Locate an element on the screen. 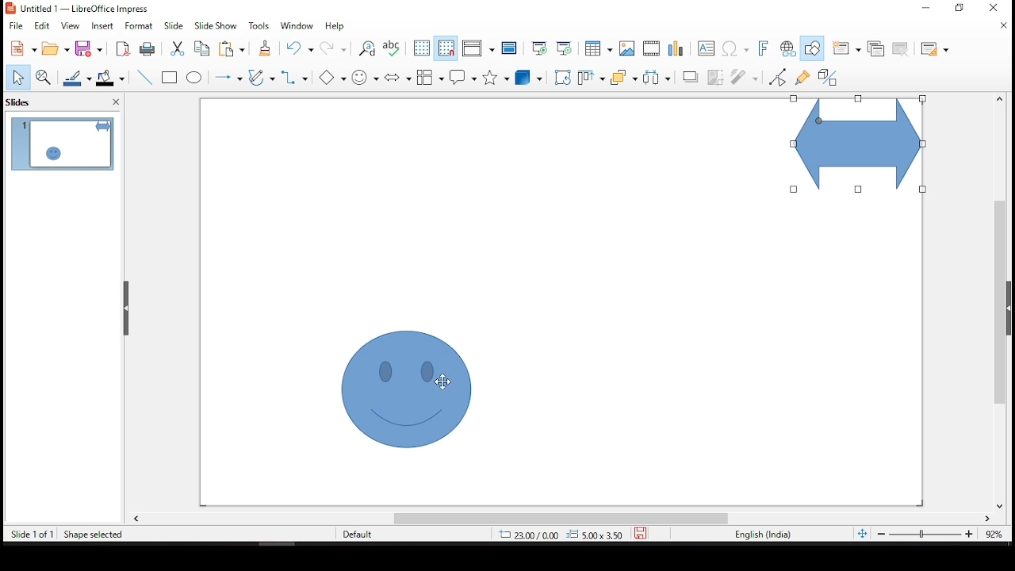 This screenshot has width=1015, height=571. undo is located at coordinates (303, 48).